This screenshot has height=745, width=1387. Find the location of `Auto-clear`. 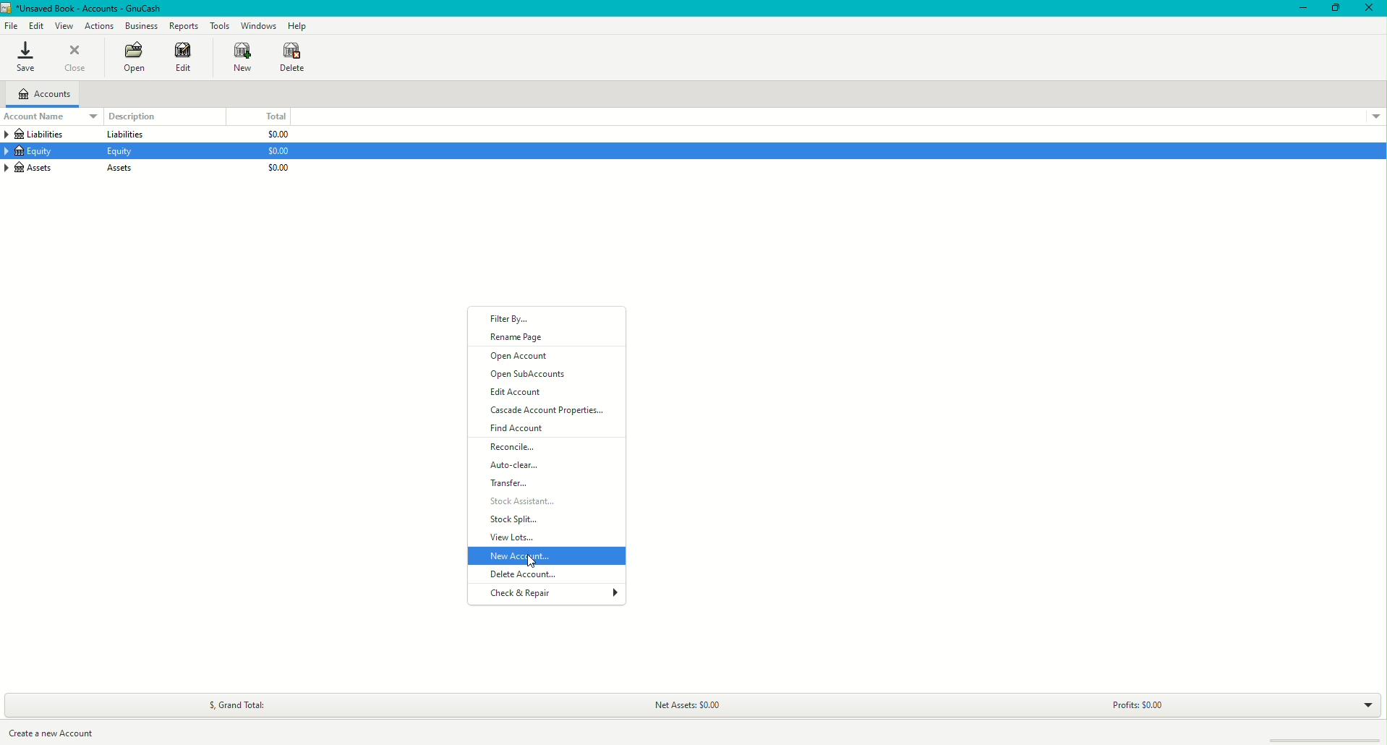

Auto-clear is located at coordinates (513, 467).